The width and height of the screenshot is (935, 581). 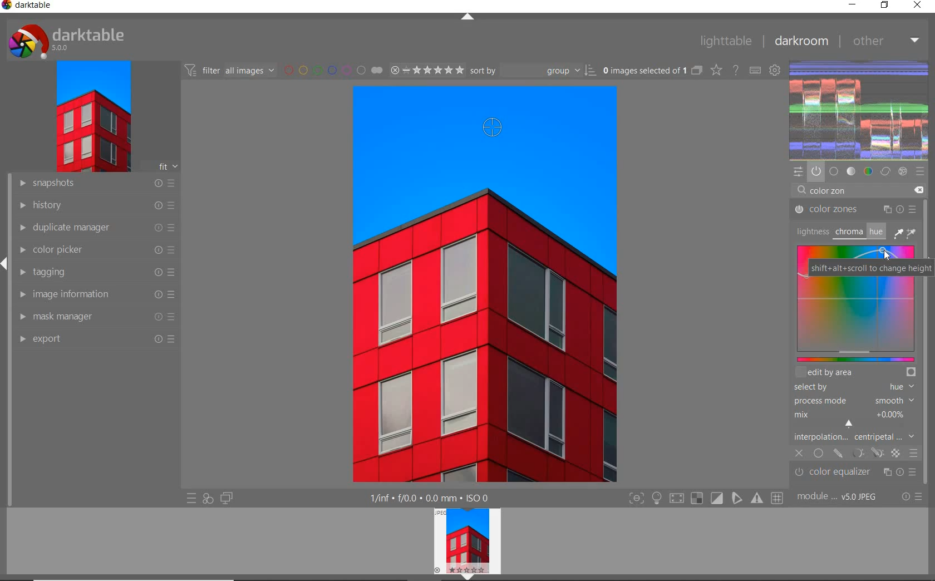 What do you see at coordinates (636, 499) in the screenshot?
I see `focus` at bounding box center [636, 499].